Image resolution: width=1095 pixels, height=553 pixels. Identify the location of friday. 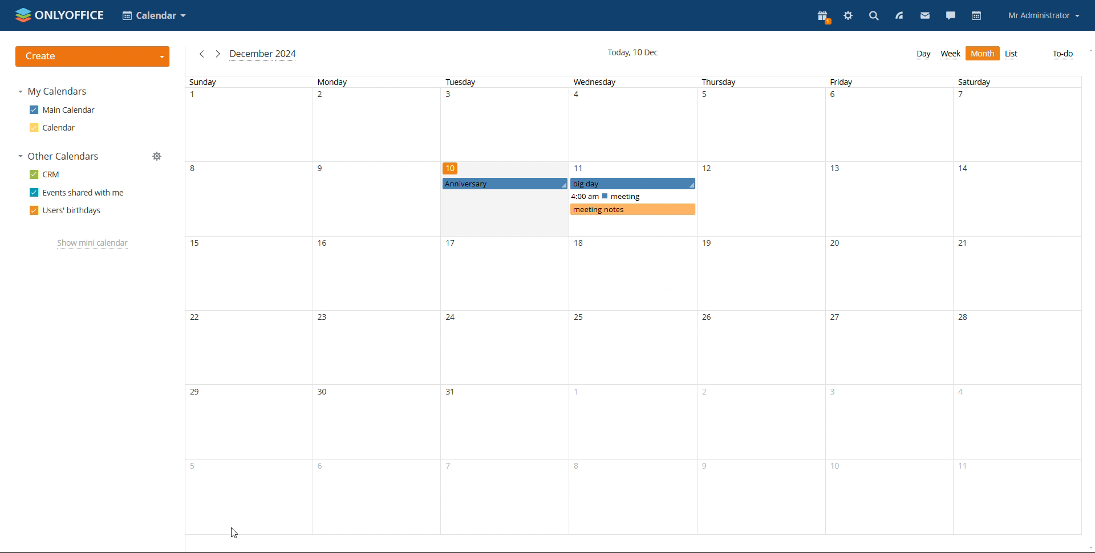
(890, 306).